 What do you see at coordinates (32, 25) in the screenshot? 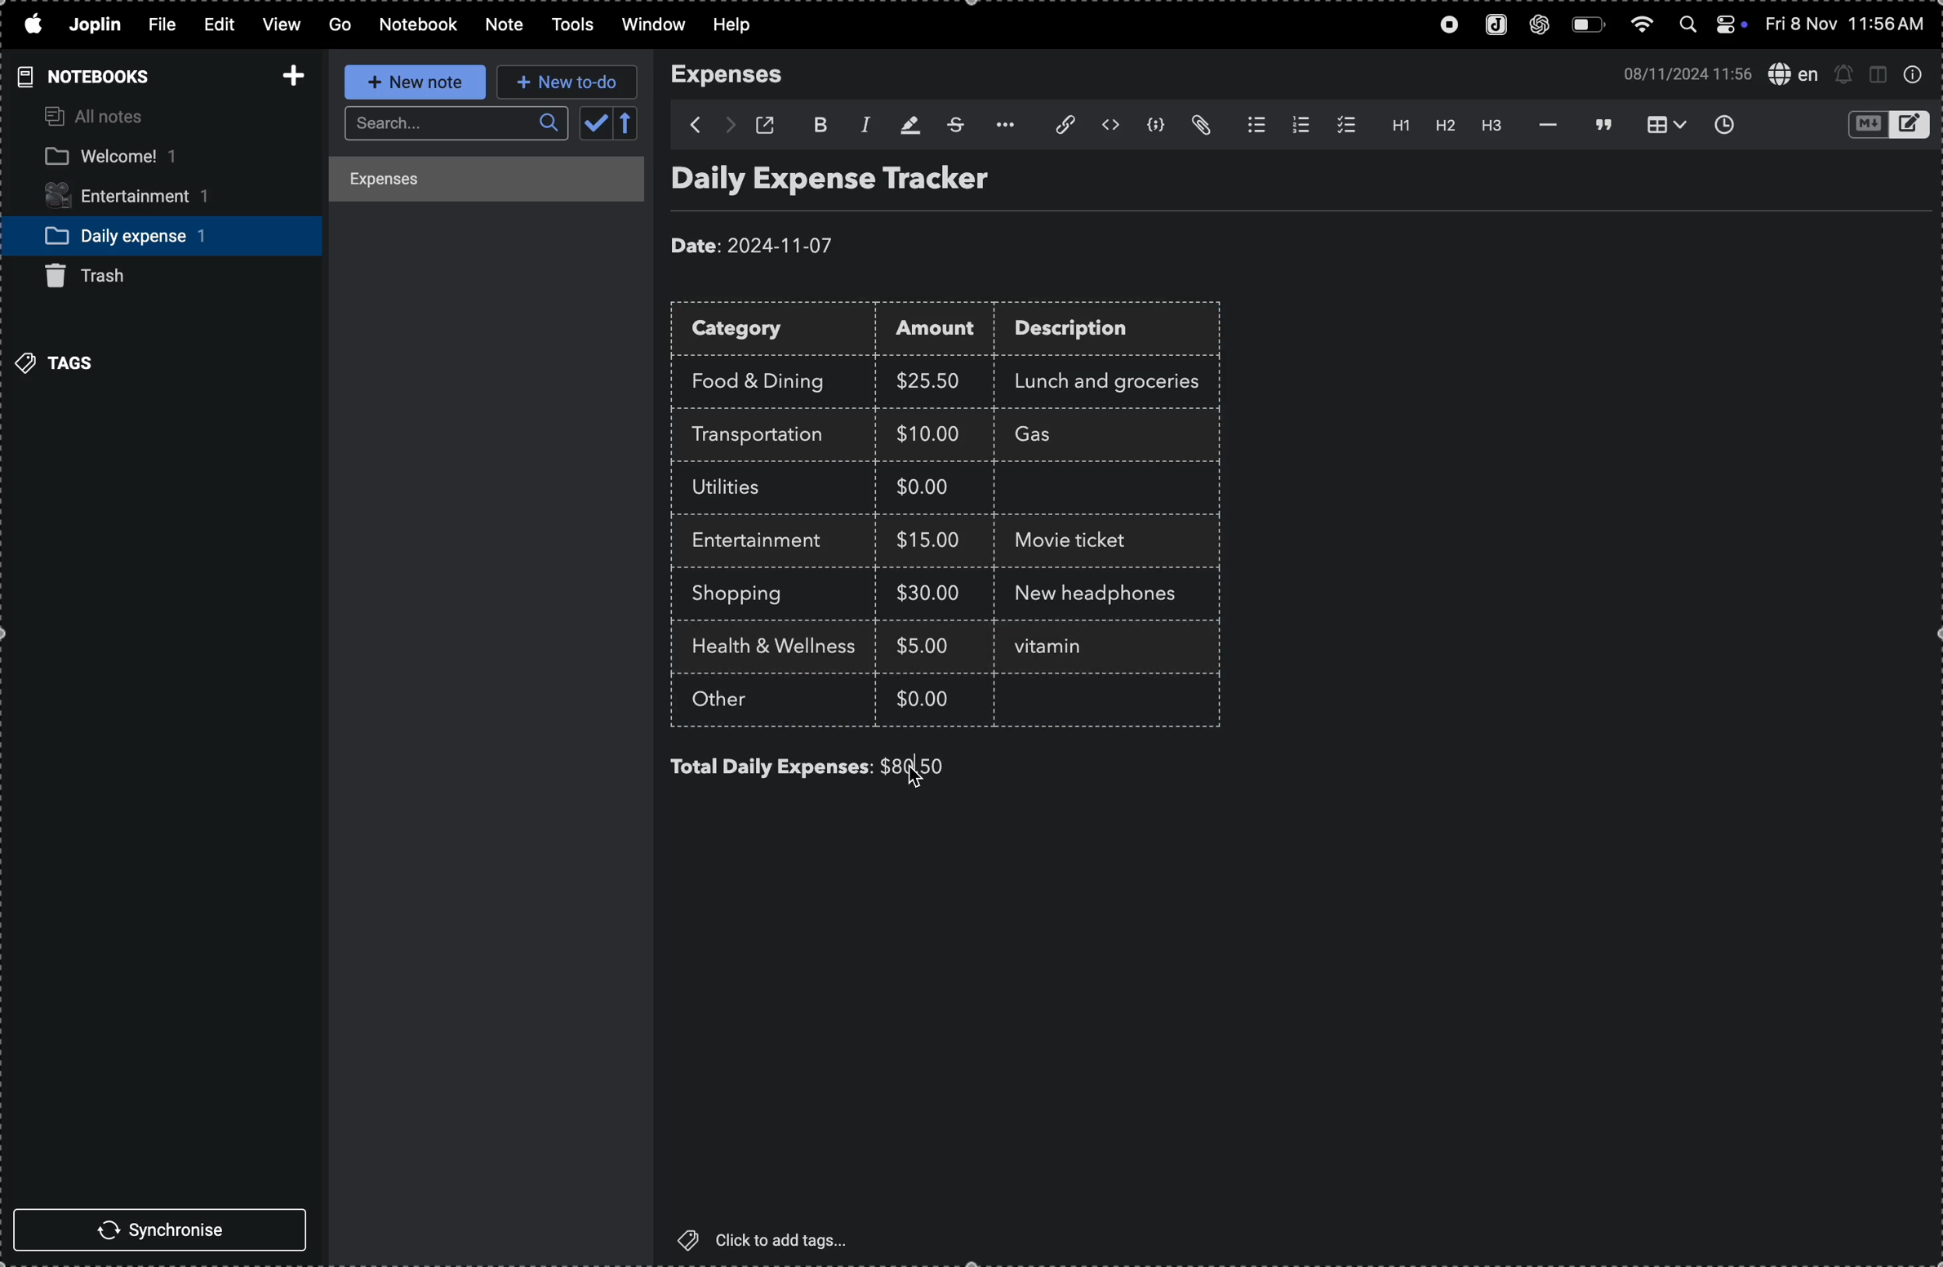
I see `apple menu` at bounding box center [32, 25].